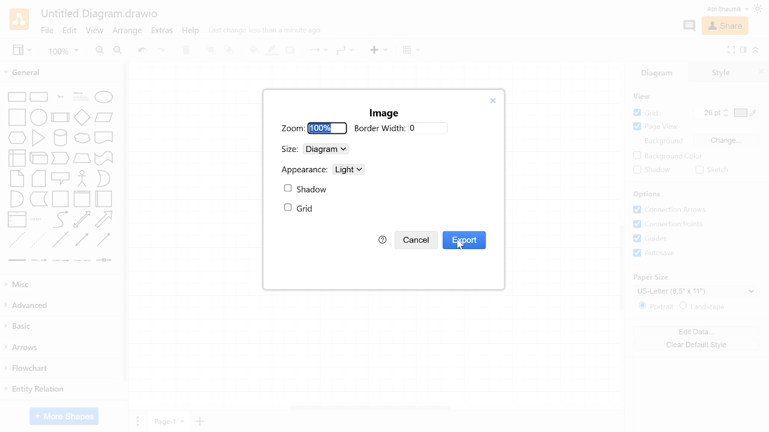 The width and height of the screenshot is (769, 432). I want to click on background color, so click(667, 157).